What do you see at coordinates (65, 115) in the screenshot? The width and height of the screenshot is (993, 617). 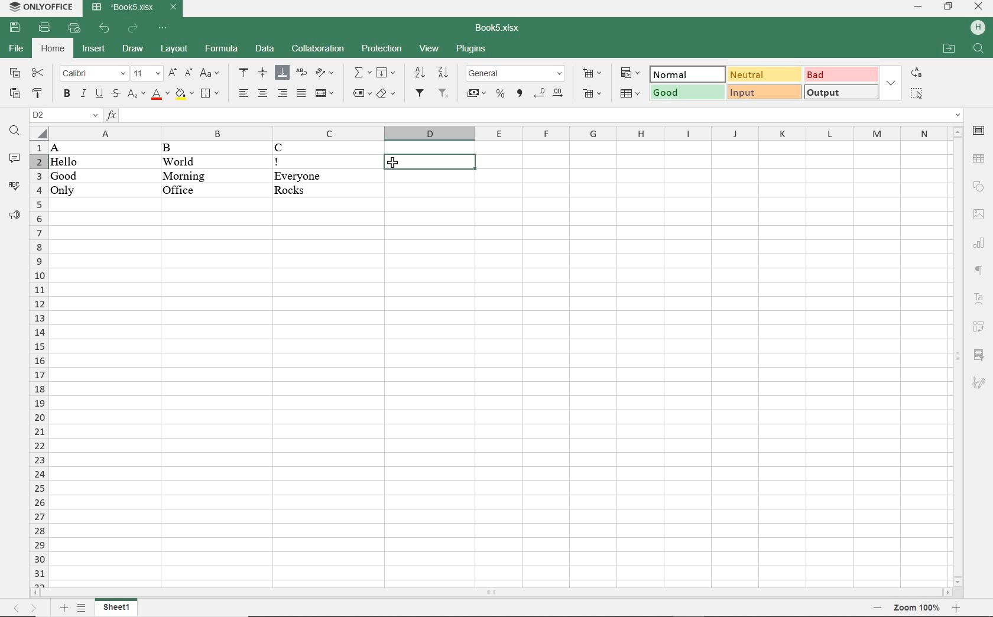 I see `name manager` at bounding box center [65, 115].